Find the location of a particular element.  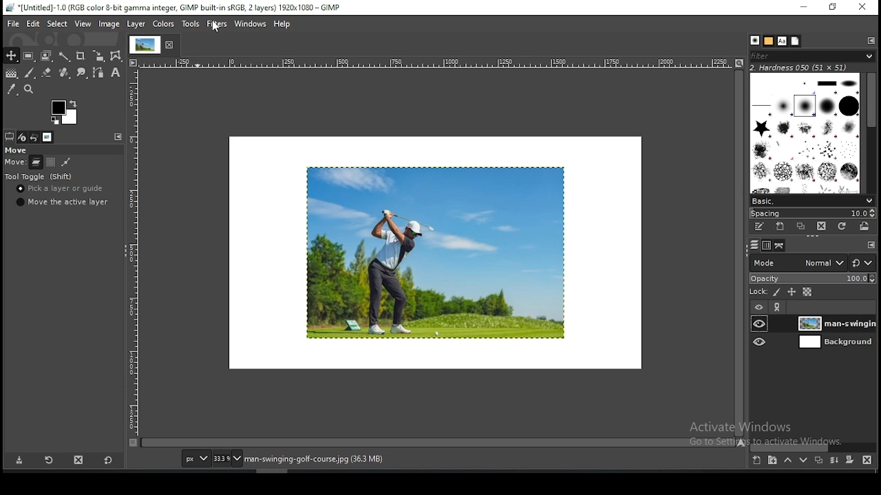

configure this tab is located at coordinates (872, 244).